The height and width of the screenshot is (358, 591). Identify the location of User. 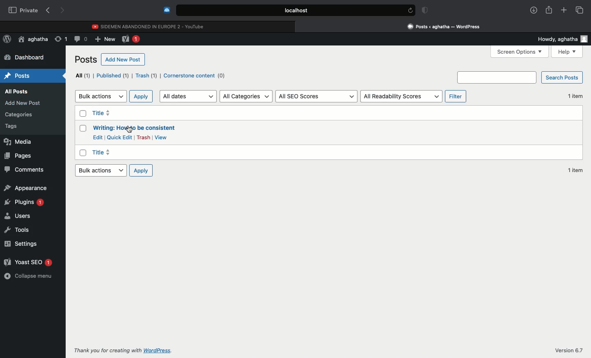
(33, 39).